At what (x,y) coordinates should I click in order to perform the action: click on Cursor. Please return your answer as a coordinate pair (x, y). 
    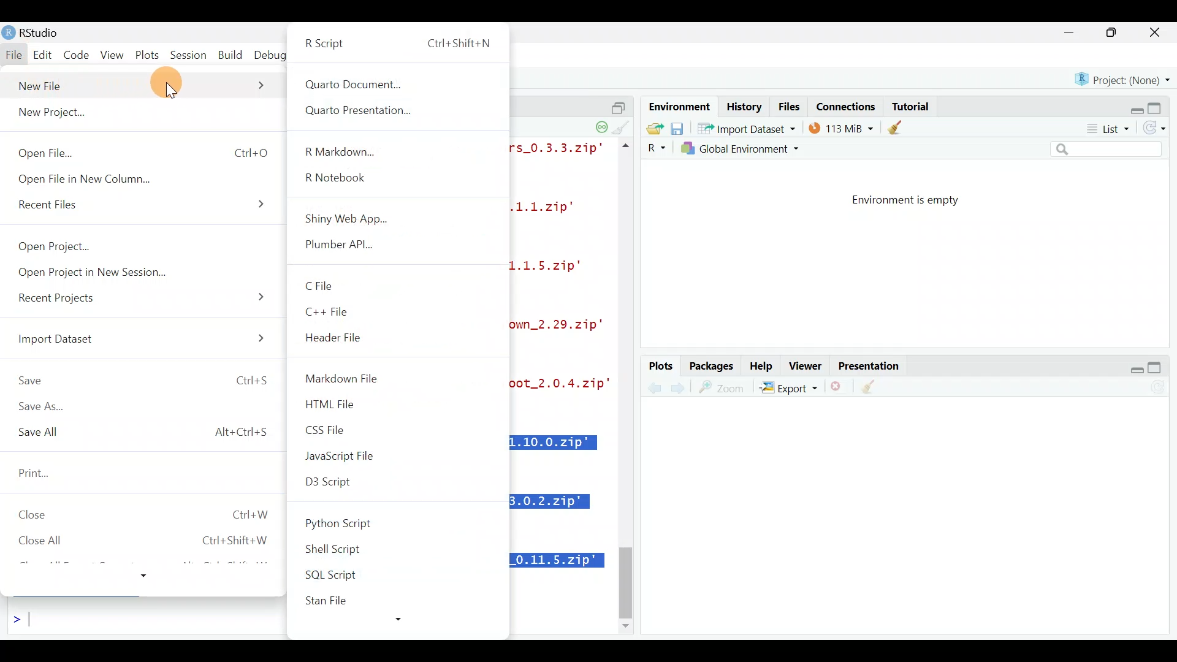
    Looking at the image, I should click on (180, 82).